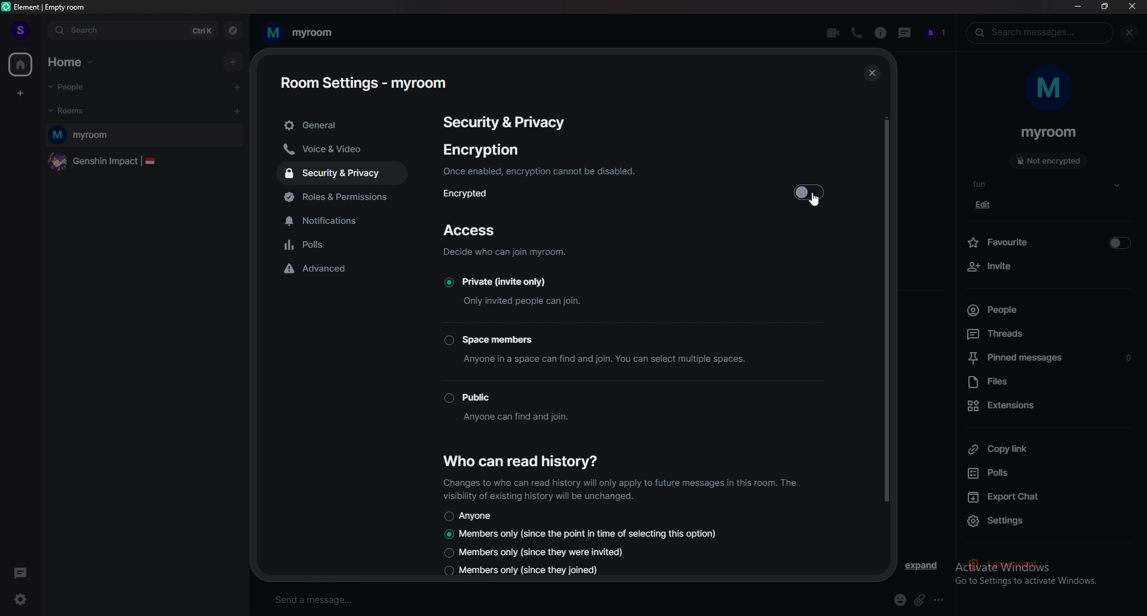  I want to click on general, so click(342, 126).